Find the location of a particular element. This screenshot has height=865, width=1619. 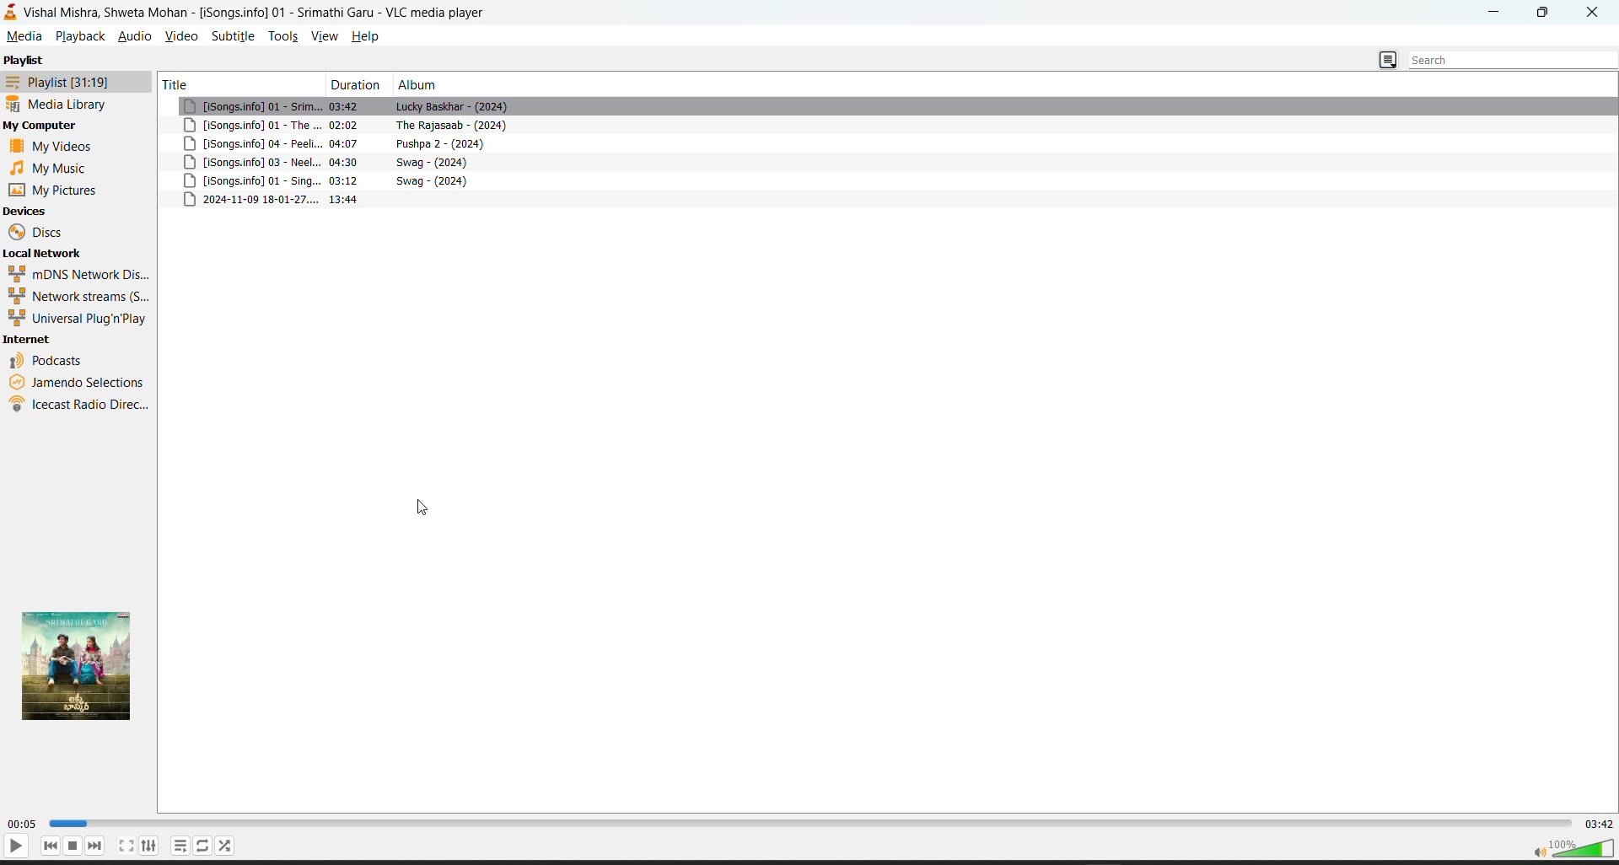

album is located at coordinates (418, 84).